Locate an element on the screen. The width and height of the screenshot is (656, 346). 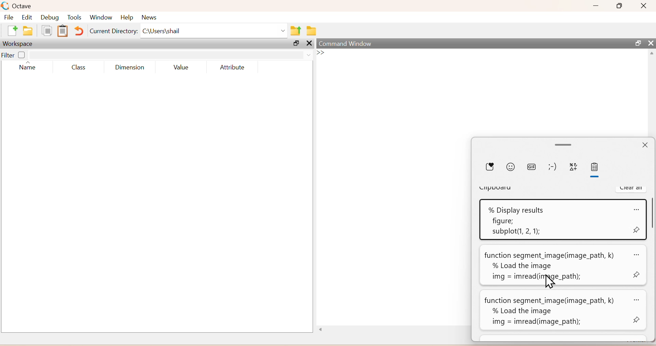
Dimension is located at coordinates (132, 67).